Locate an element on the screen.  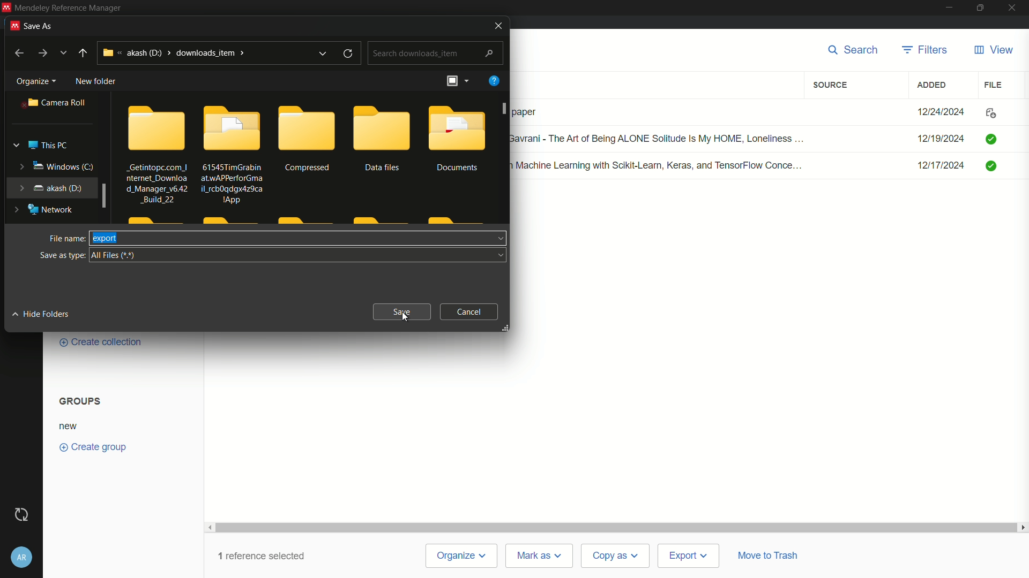
mark as is located at coordinates (540, 556).